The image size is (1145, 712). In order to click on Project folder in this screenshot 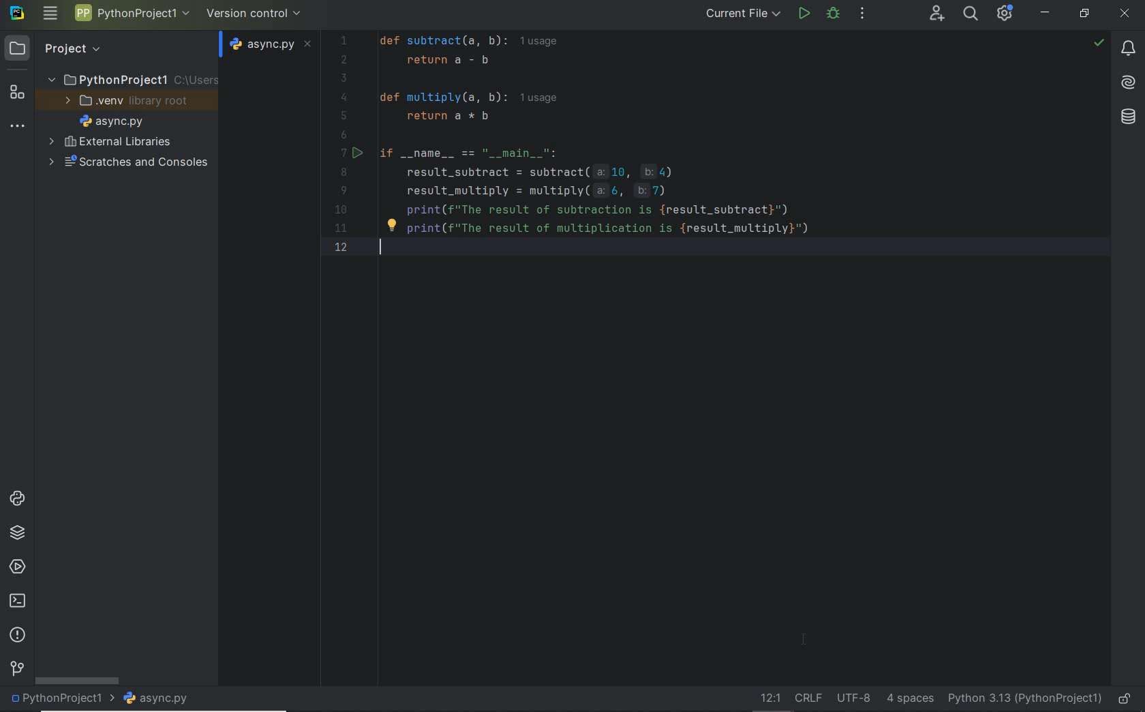, I will do `click(129, 80)`.